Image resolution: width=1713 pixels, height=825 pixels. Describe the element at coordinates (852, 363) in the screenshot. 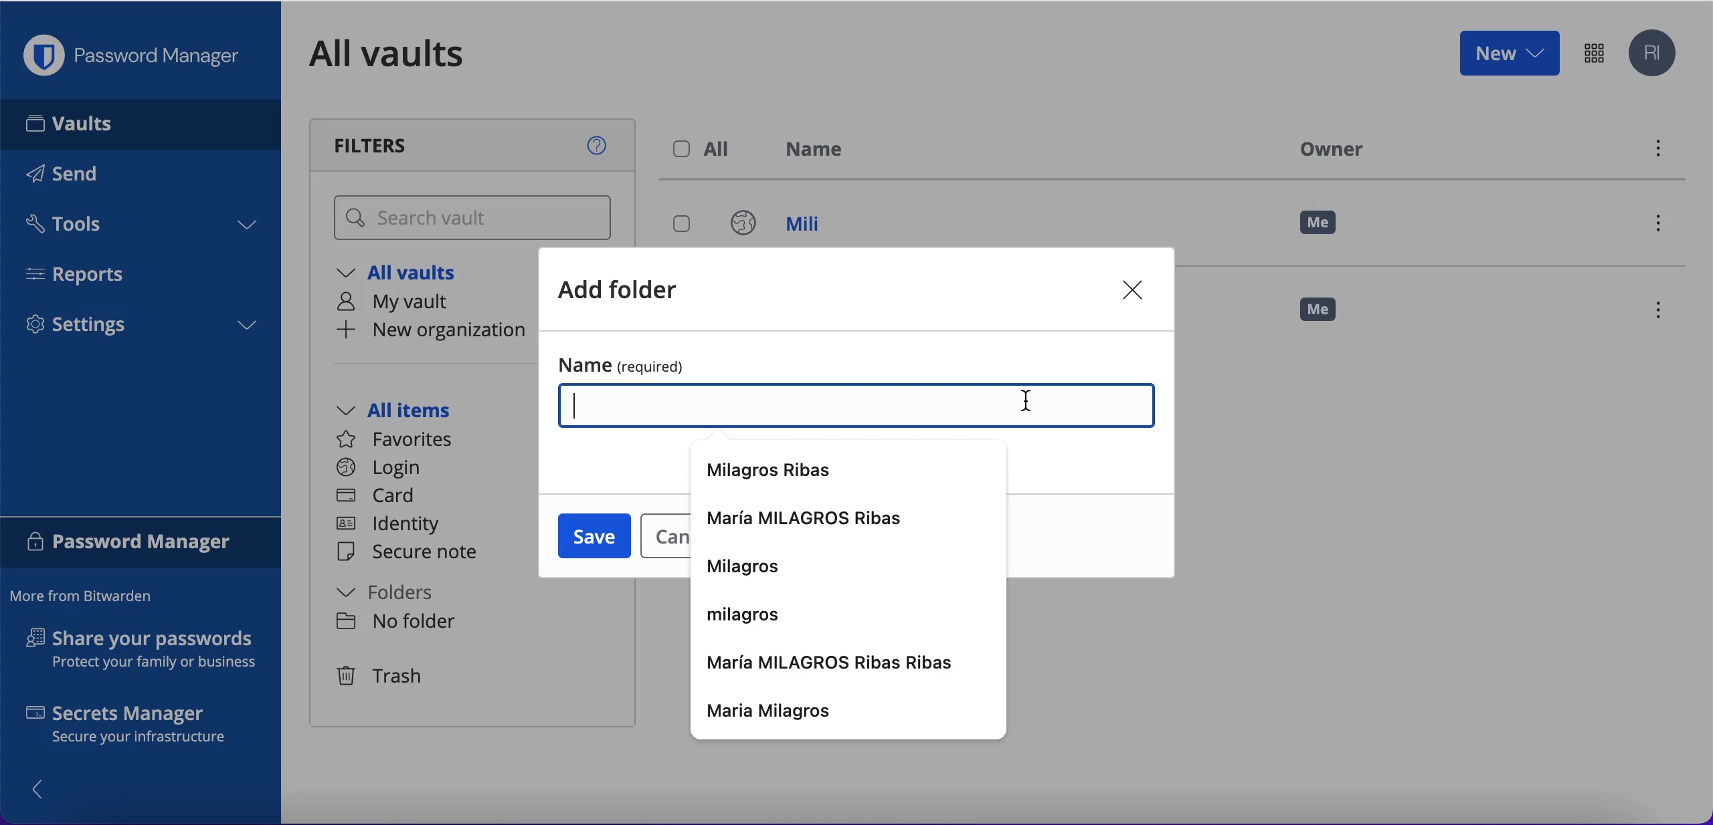

I see `name (required)` at that location.